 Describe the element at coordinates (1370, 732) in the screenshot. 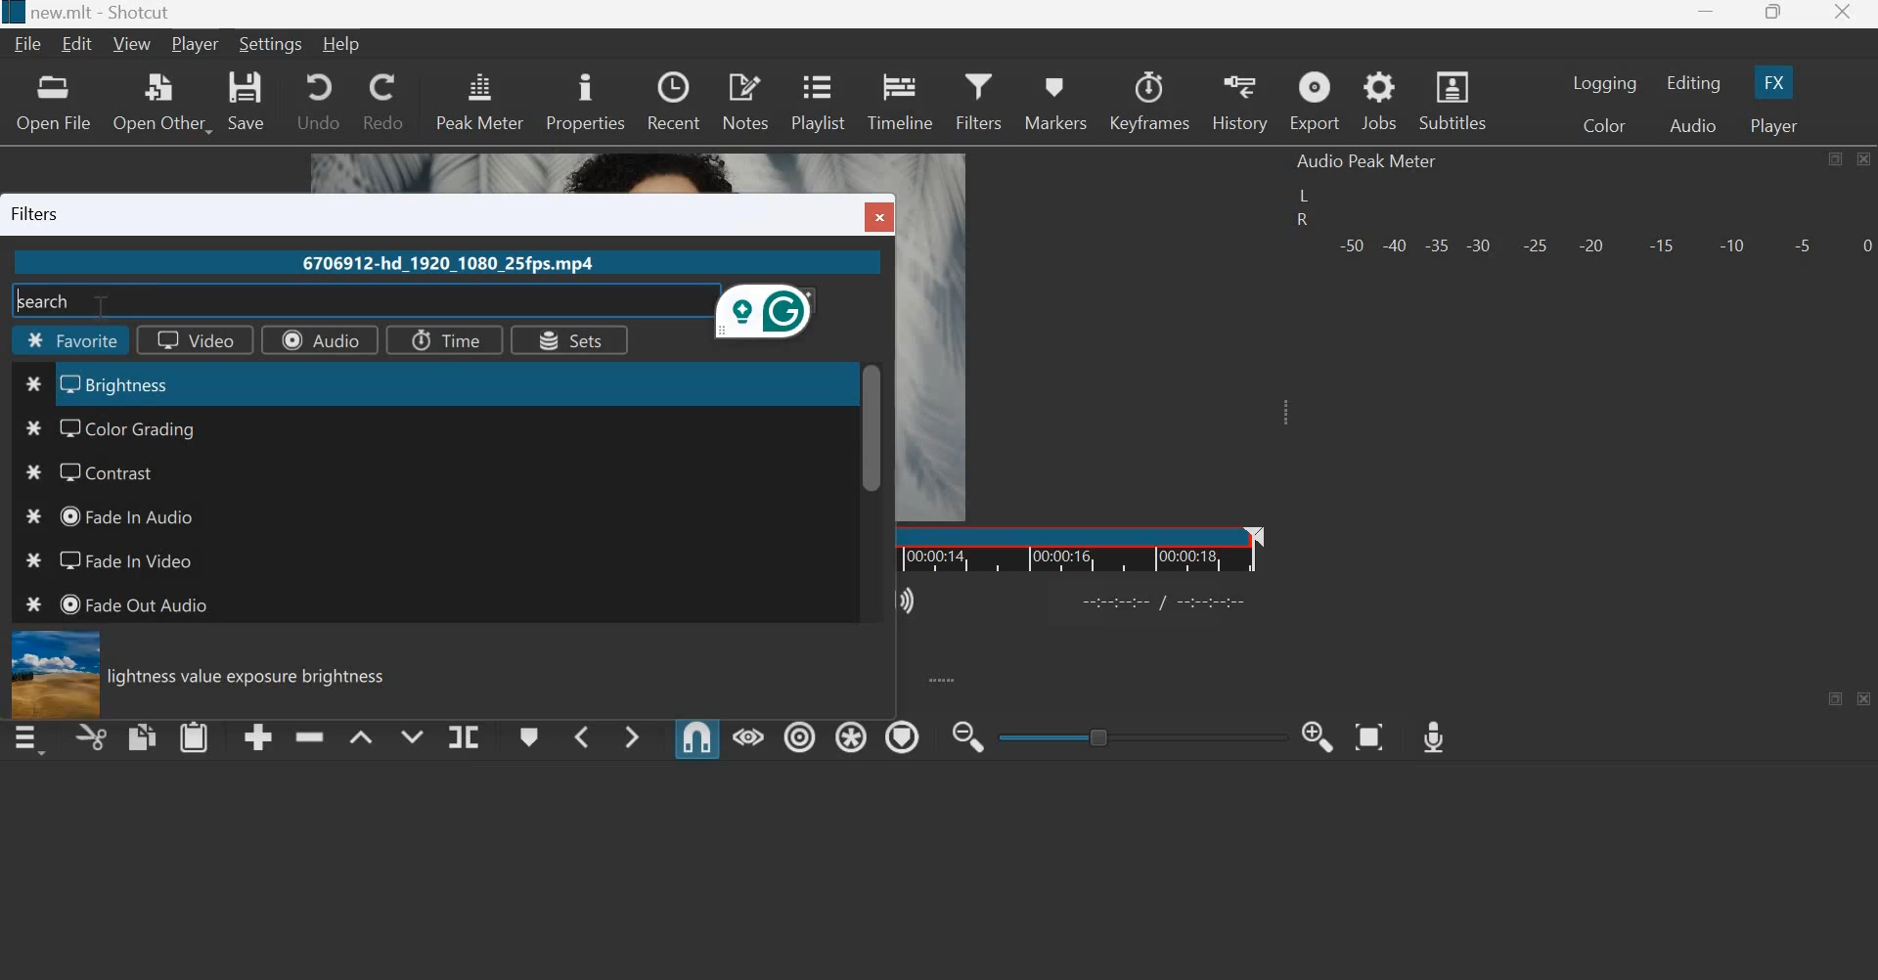

I see `Zoom Timeline to Fit` at that location.